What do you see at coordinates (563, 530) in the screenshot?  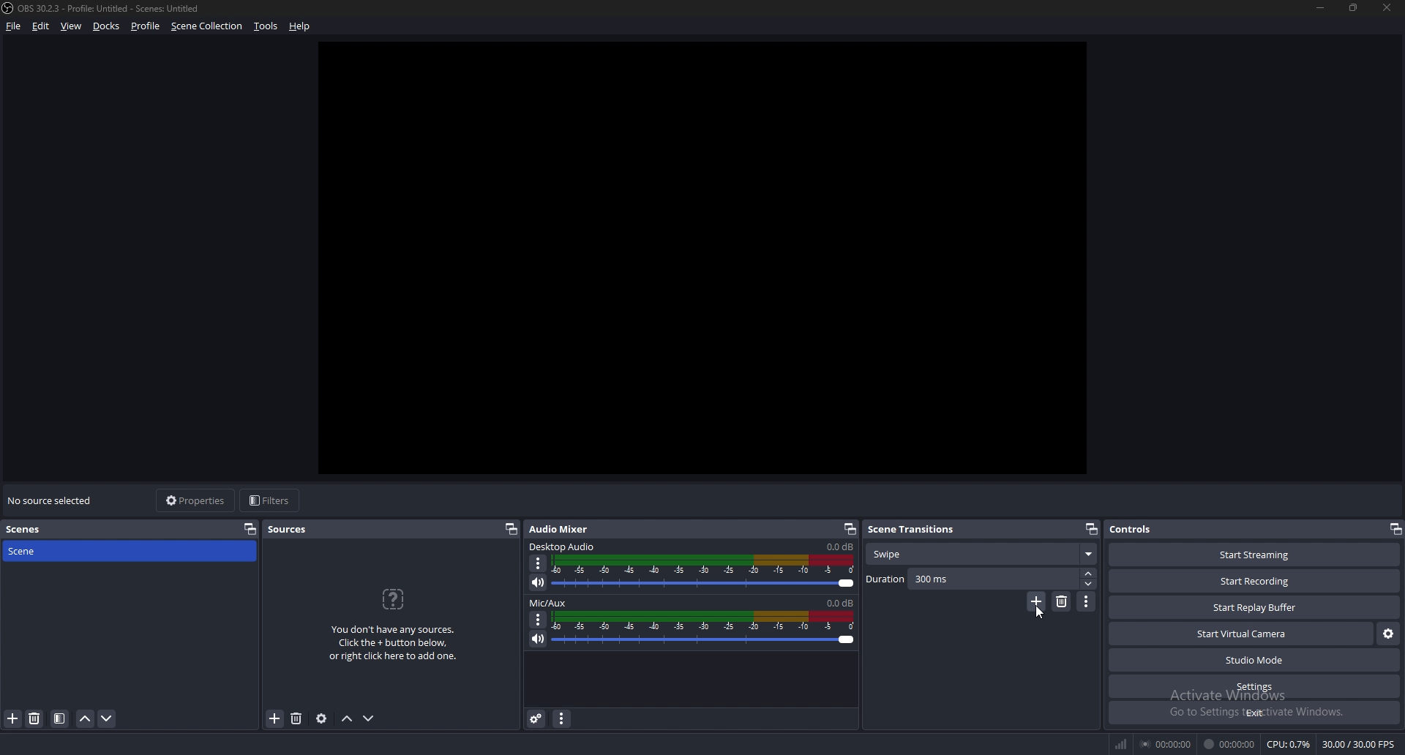 I see `audio mixer` at bounding box center [563, 530].